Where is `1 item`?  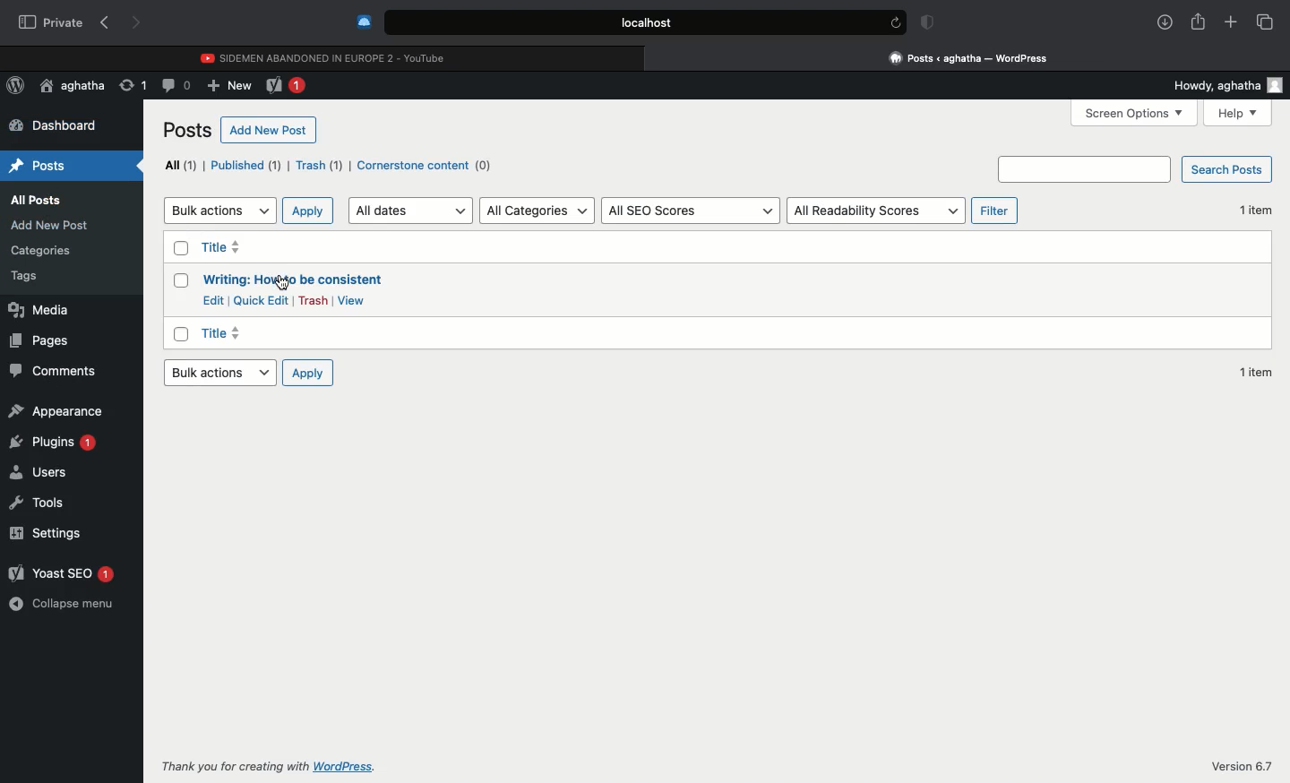 1 item is located at coordinates (1259, 371).